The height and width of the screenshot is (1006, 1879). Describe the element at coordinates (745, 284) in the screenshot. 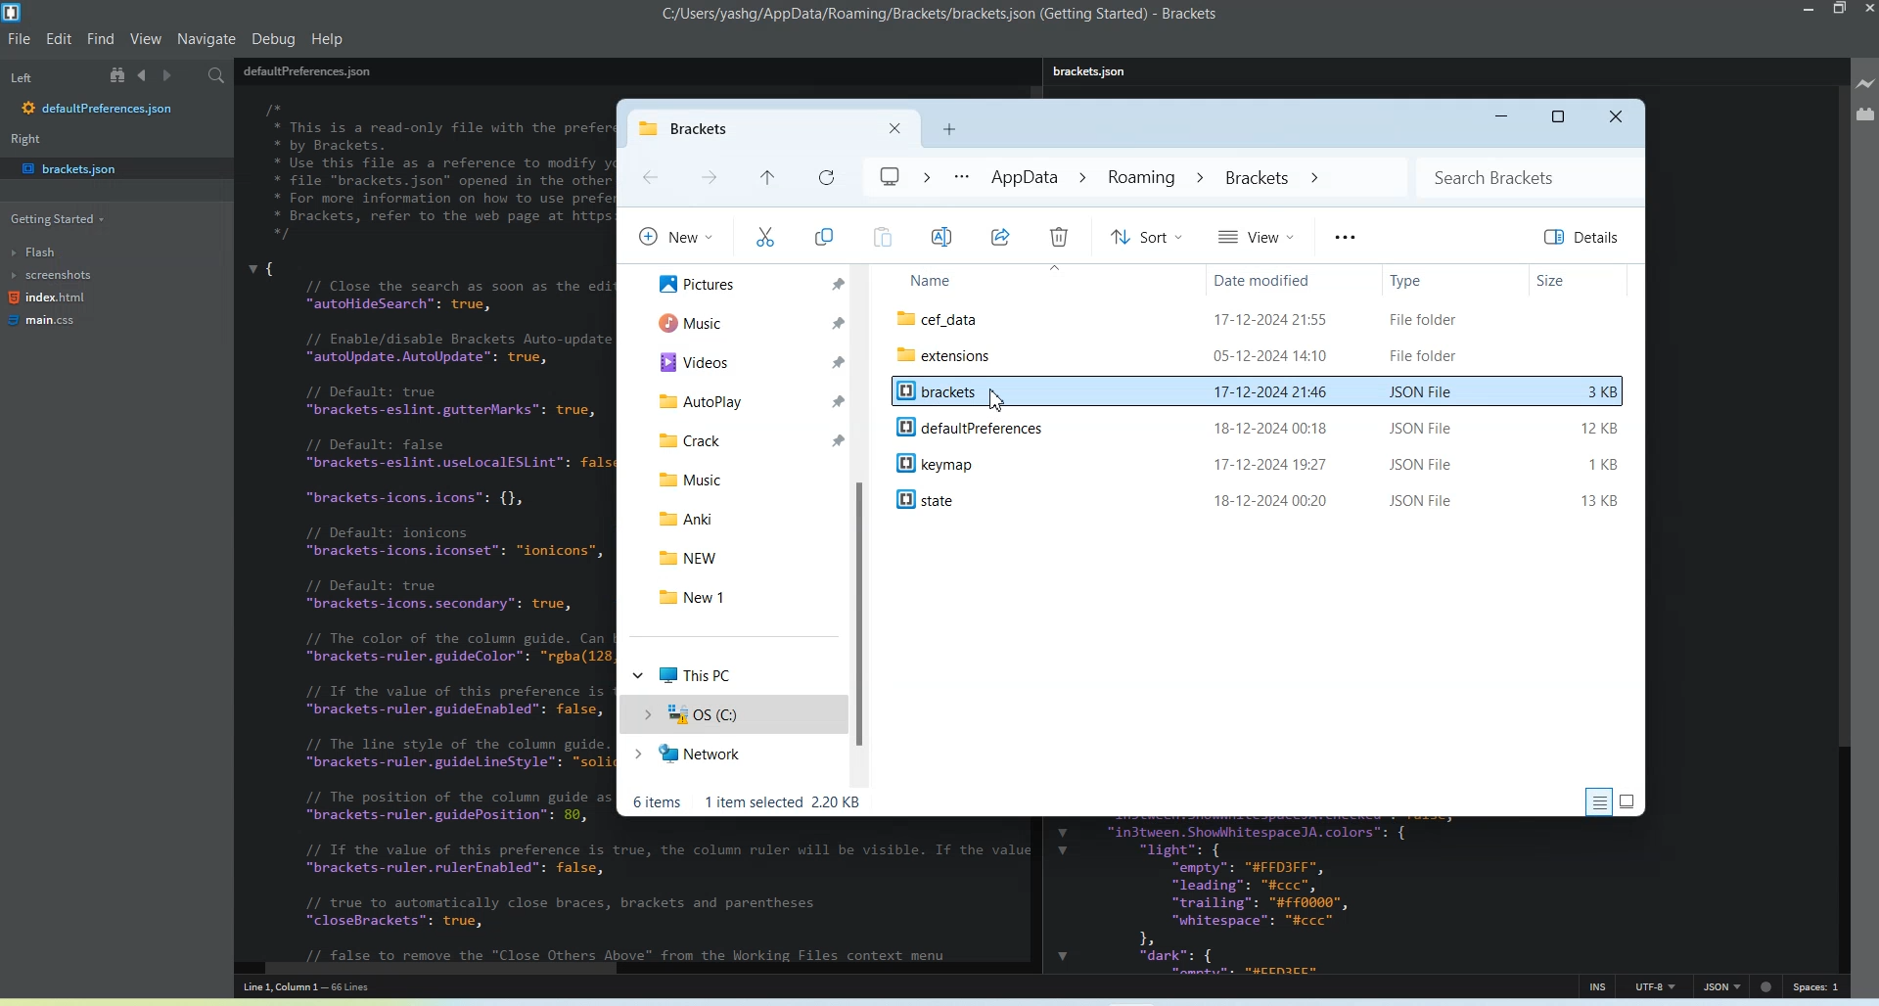

I see `Pictures` at that location.